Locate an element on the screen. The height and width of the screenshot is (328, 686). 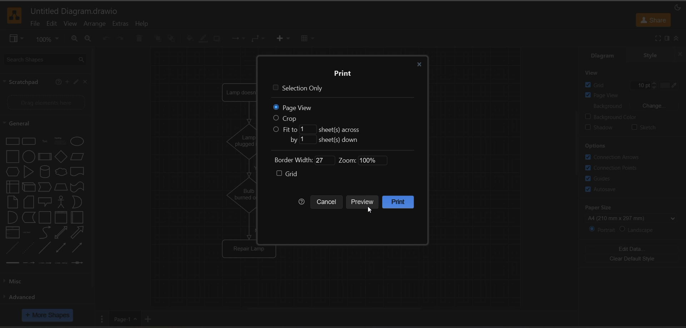
collapse is located at coordinates (680, 39).